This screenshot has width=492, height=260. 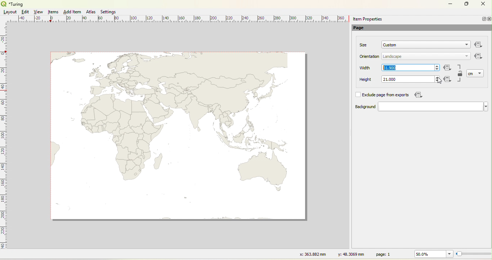 What do you see at coordinates (362, 28) in the screenshot?
I see `Page` at bounding box center [362, 28].